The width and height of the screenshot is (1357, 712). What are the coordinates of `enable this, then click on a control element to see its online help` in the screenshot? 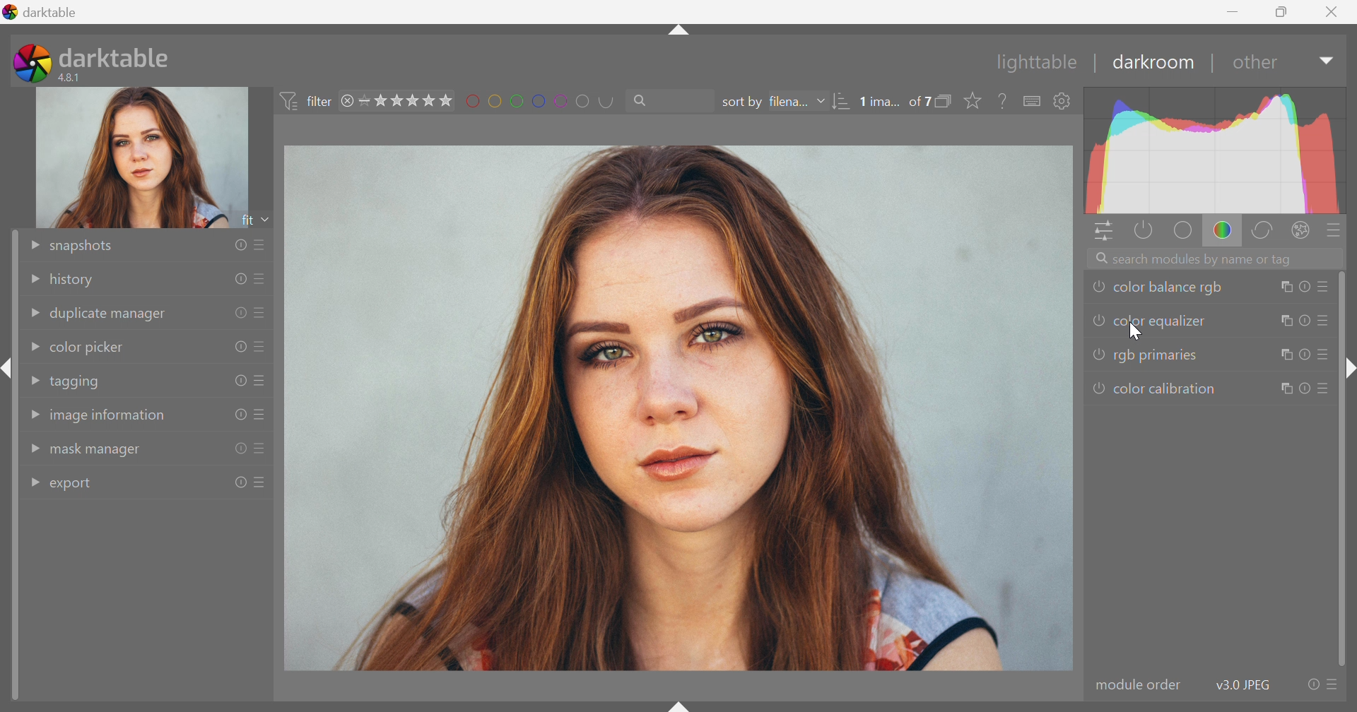 It's located at (1004, 100).